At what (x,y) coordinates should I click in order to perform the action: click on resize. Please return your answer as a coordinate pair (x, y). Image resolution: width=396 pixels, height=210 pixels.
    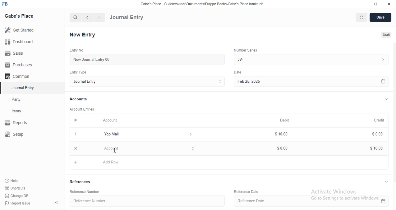
    Looking at the image, I should click on (375, 4).